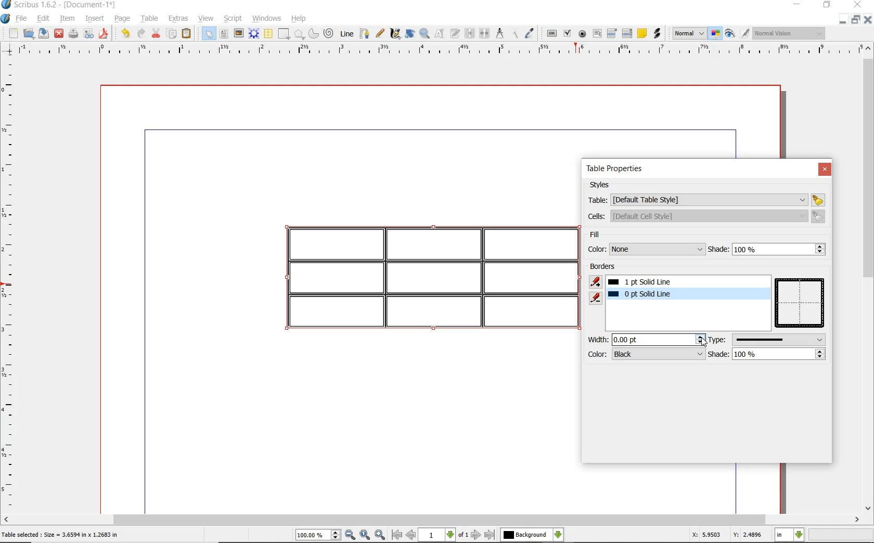 Image resolution: width=874 pixels, height=543 pixels. Describe the element at coordinates (179, 19) in the screenshot. I see `extras` at that location.